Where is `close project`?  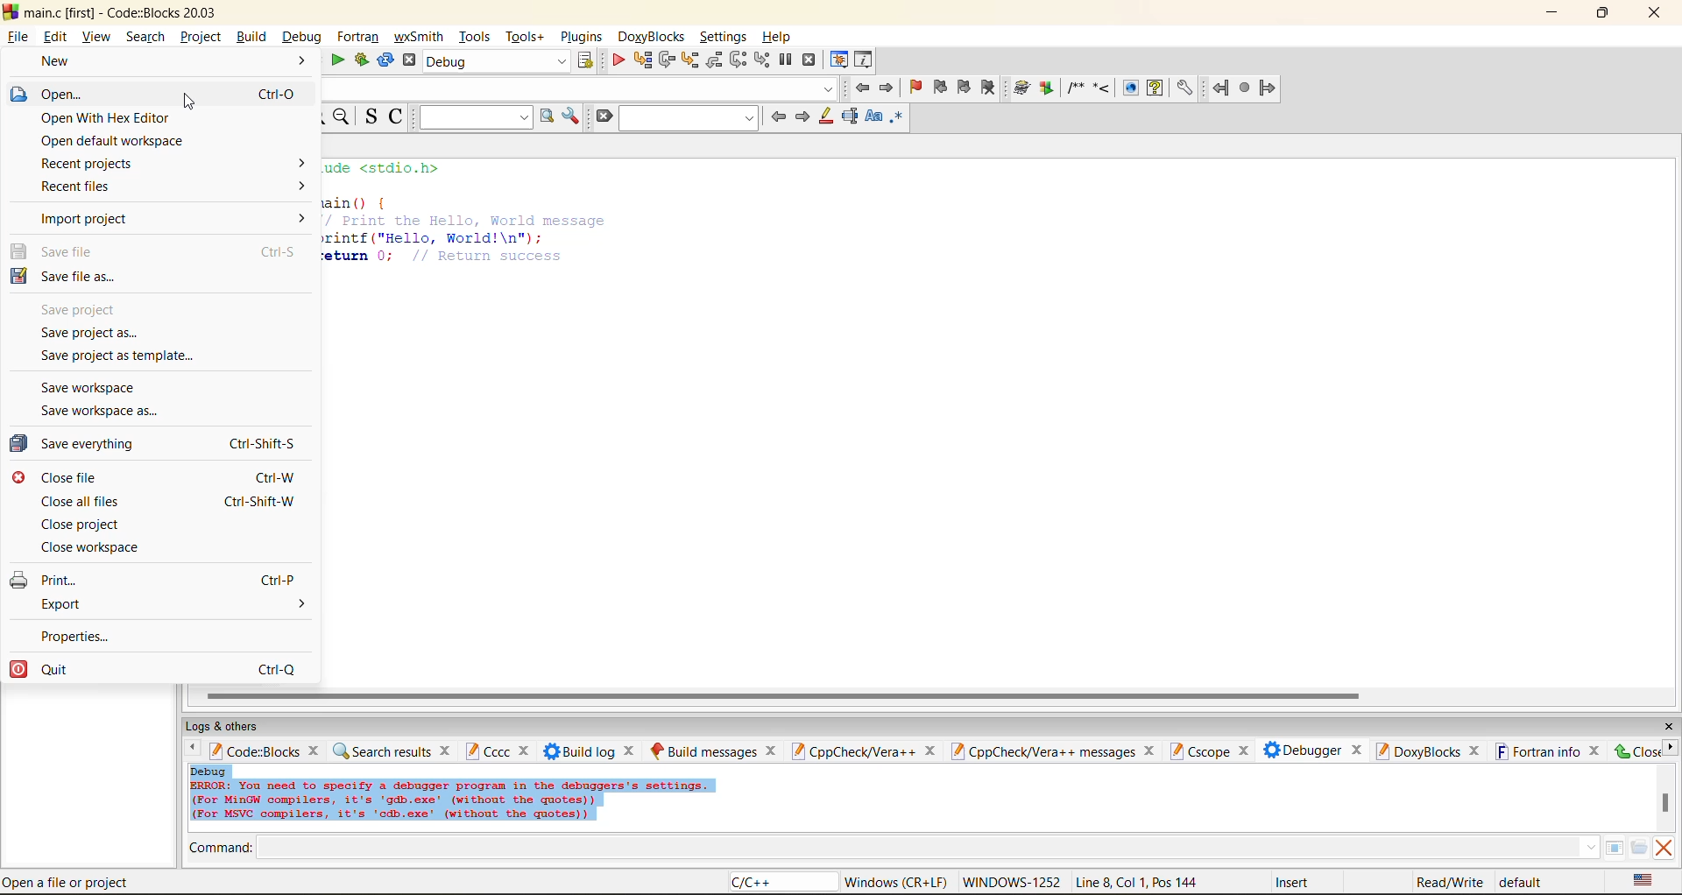 close project is located at coordinates (87, 525).